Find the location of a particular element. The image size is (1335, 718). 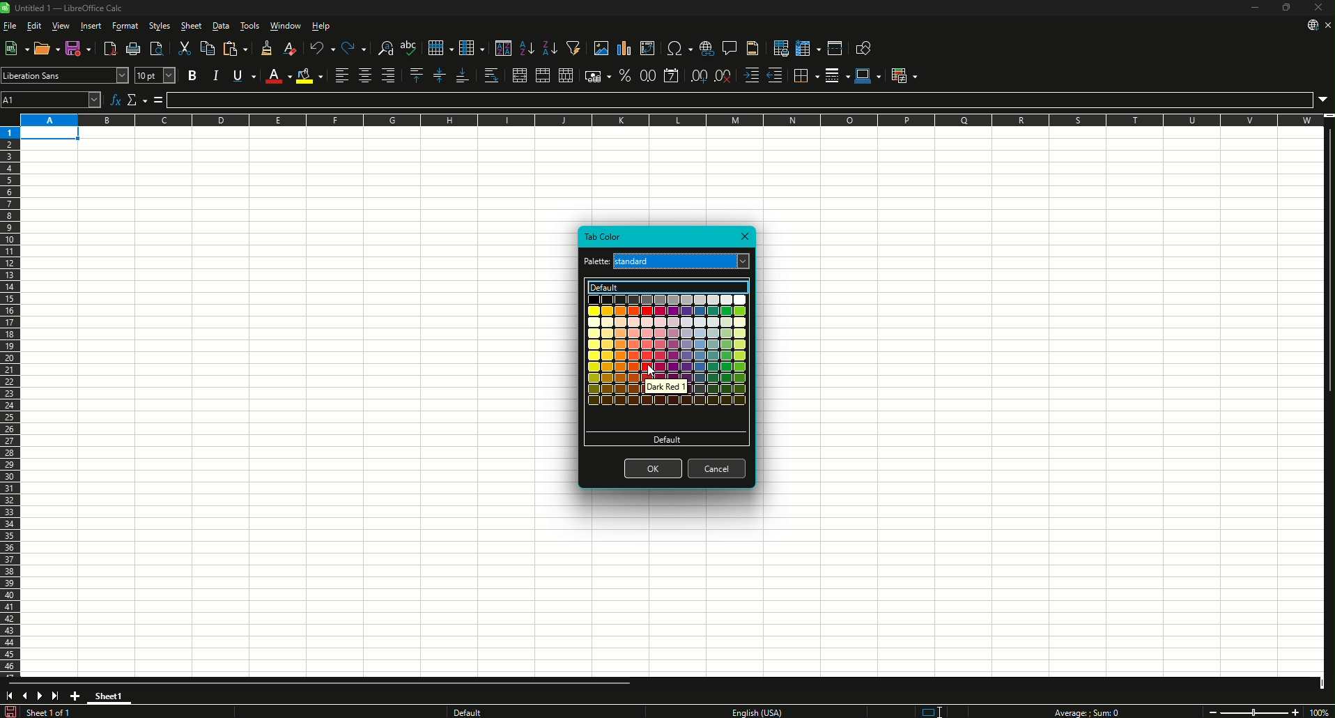

Align Center is located at coordinates (364, 75).